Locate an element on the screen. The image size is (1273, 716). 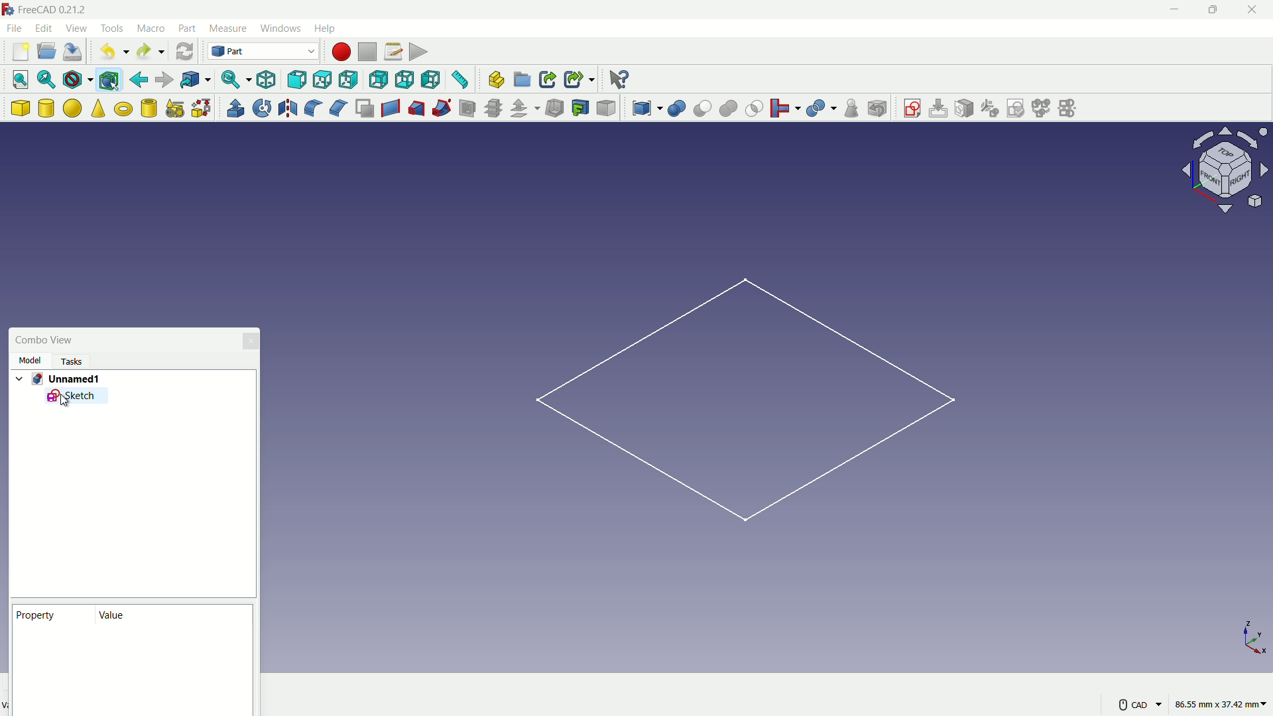
edit sketch is located at coordinates (938, 109).